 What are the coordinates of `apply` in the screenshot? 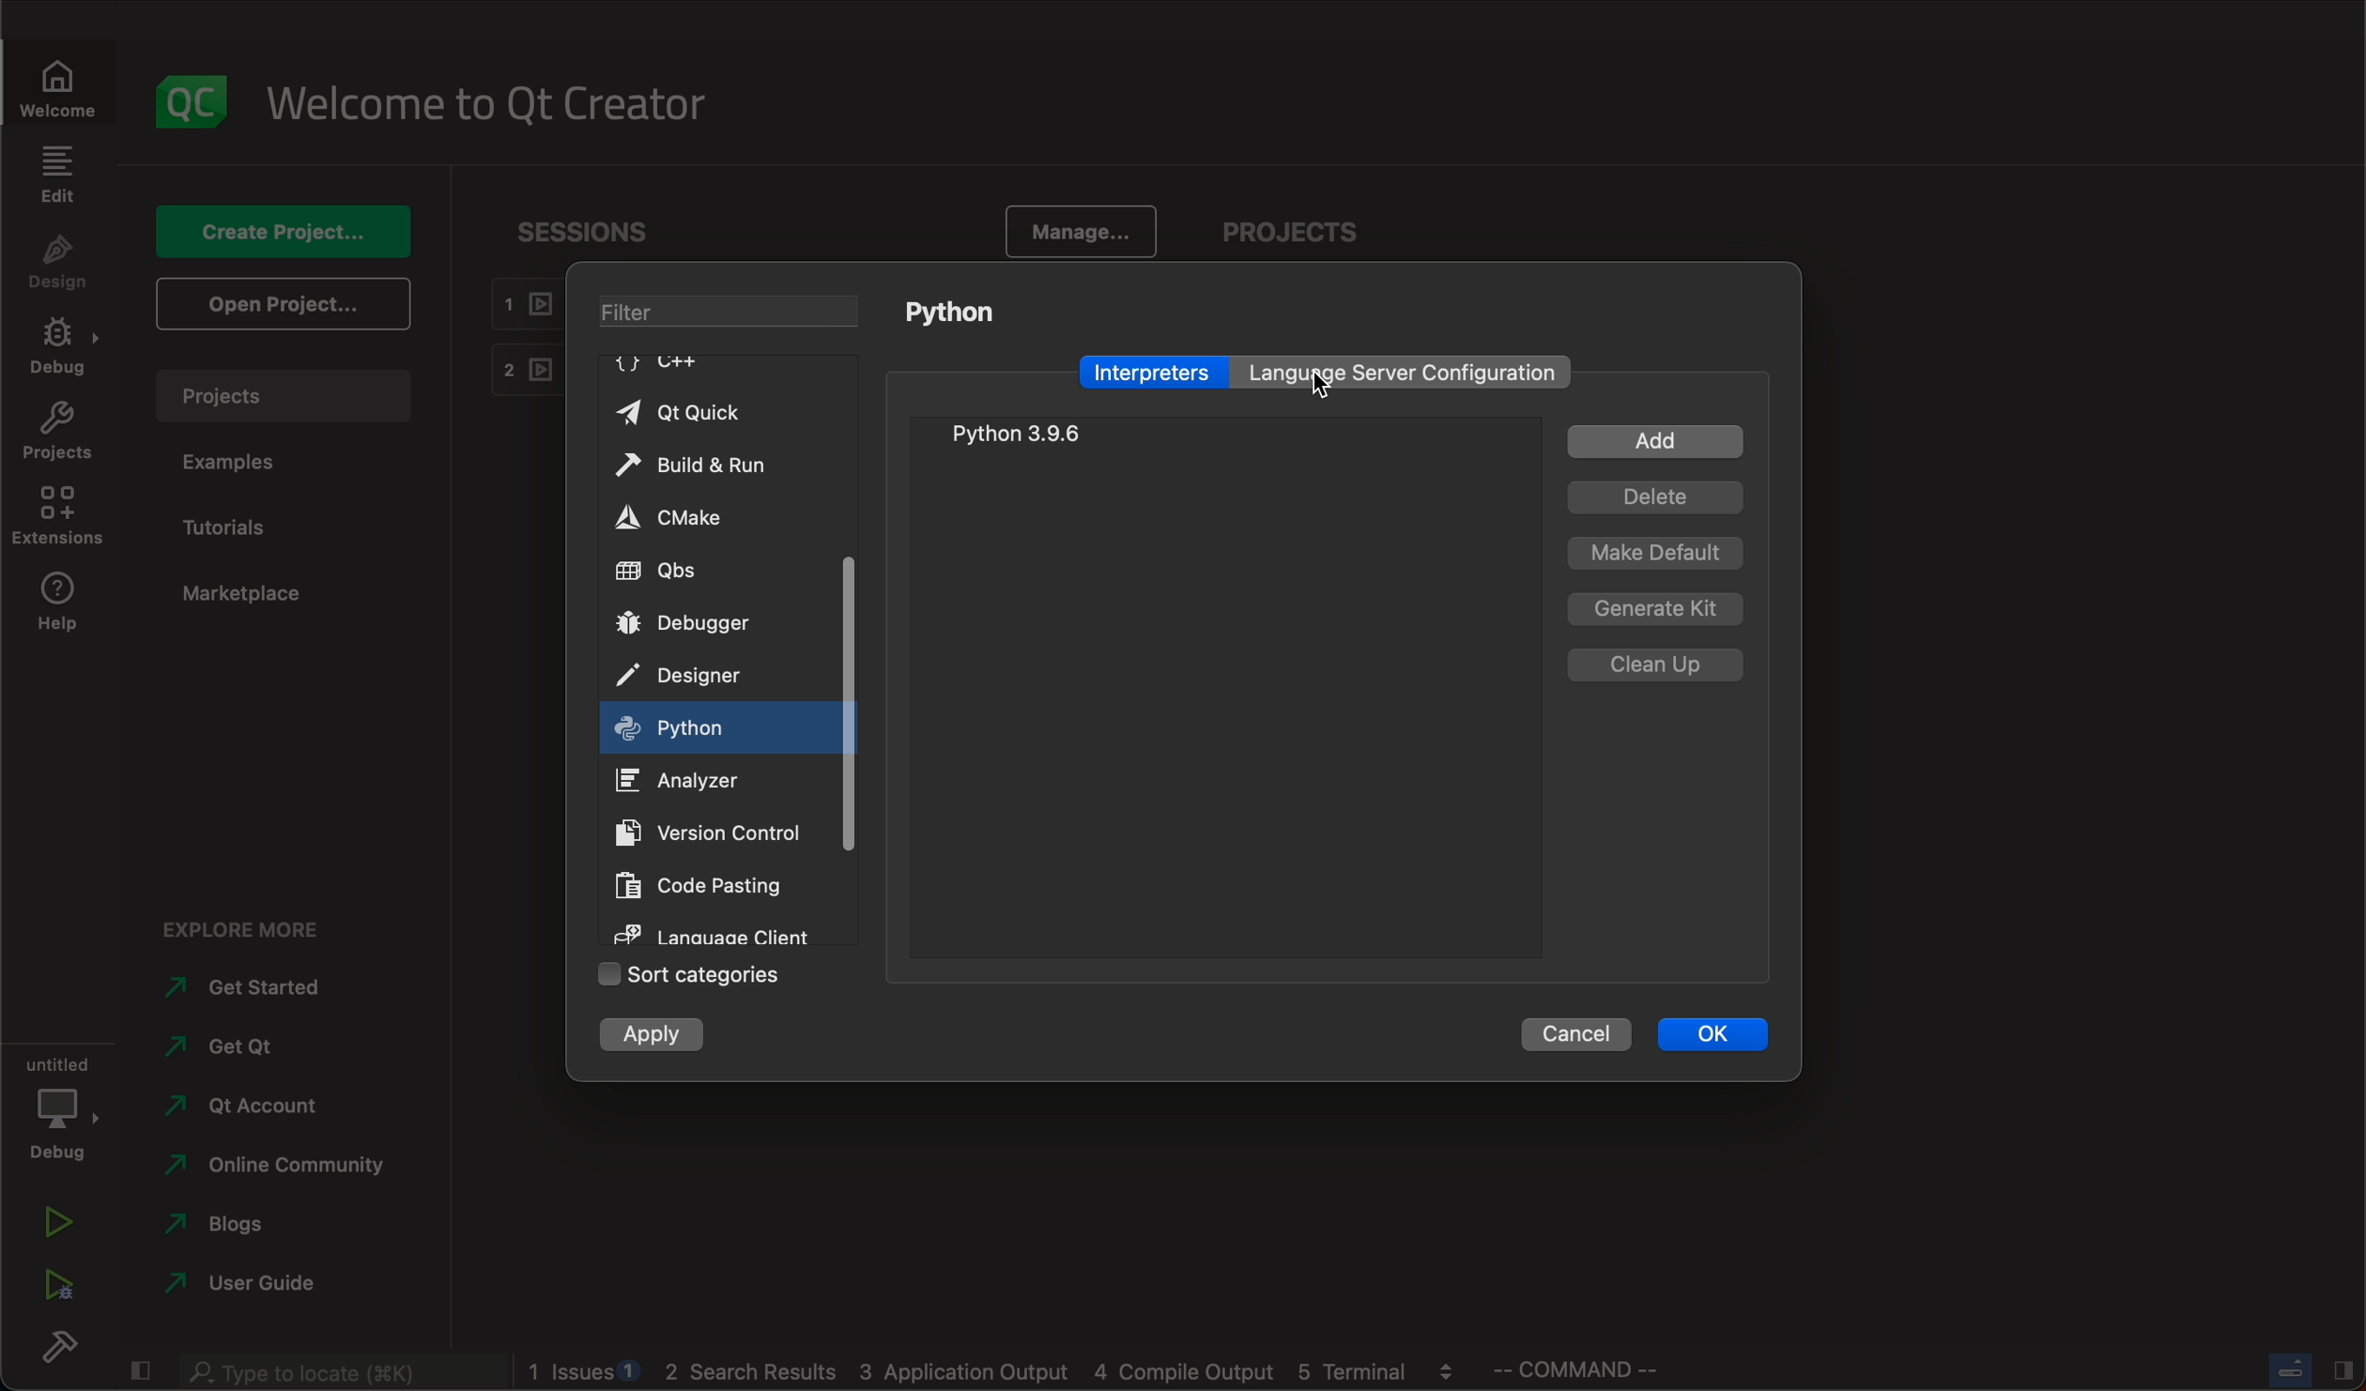 It's located at (657, 1038).